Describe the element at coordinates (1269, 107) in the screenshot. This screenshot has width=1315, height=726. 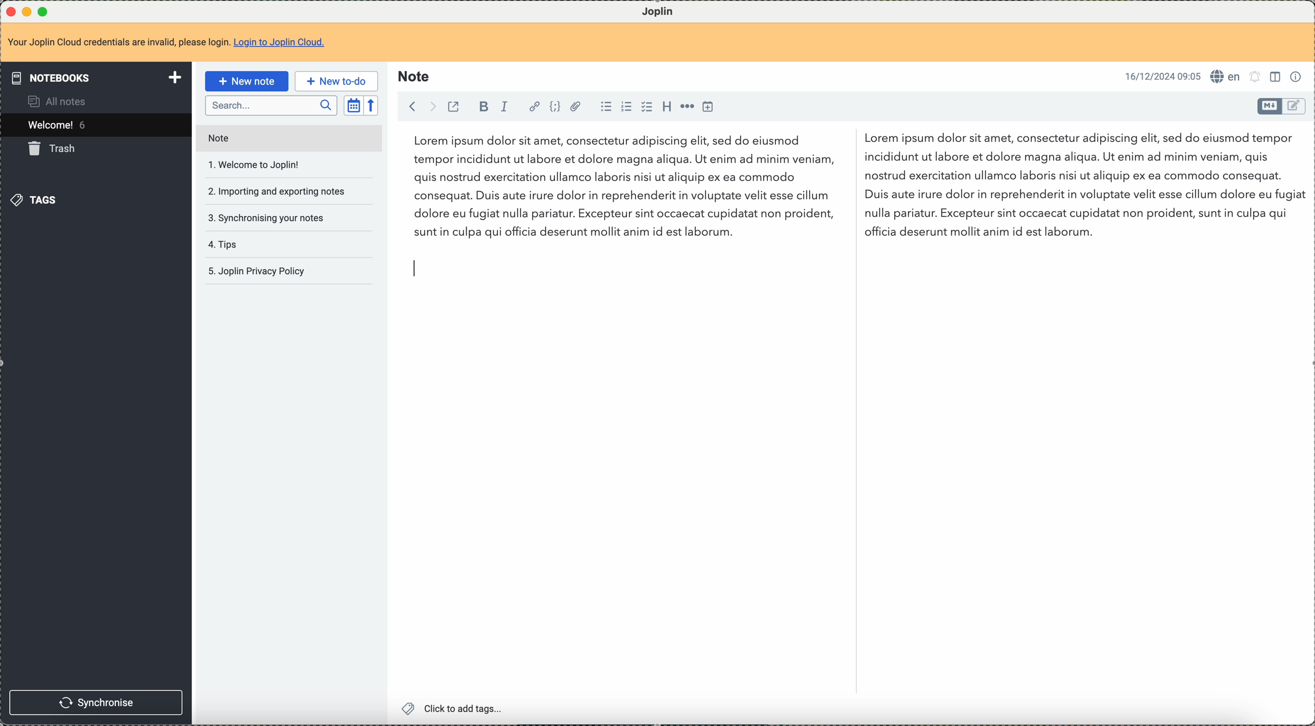
I see `toggle editor` at that location.